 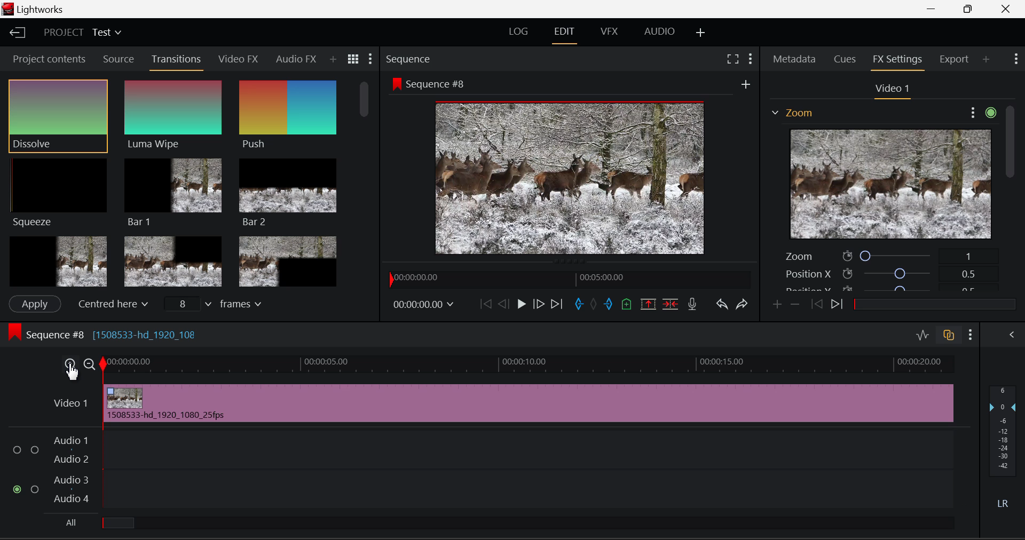 I want to click on Play, so click(x=524, y=304).